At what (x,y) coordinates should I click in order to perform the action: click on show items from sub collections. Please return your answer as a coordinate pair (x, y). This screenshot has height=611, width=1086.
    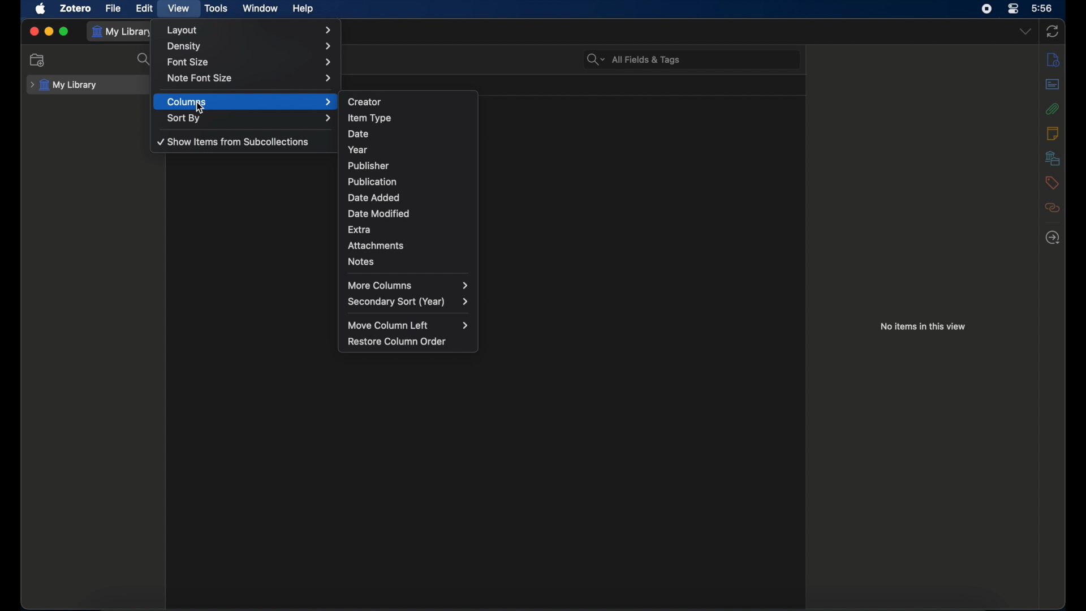
    Looking at the image, I should click on (232, 143).